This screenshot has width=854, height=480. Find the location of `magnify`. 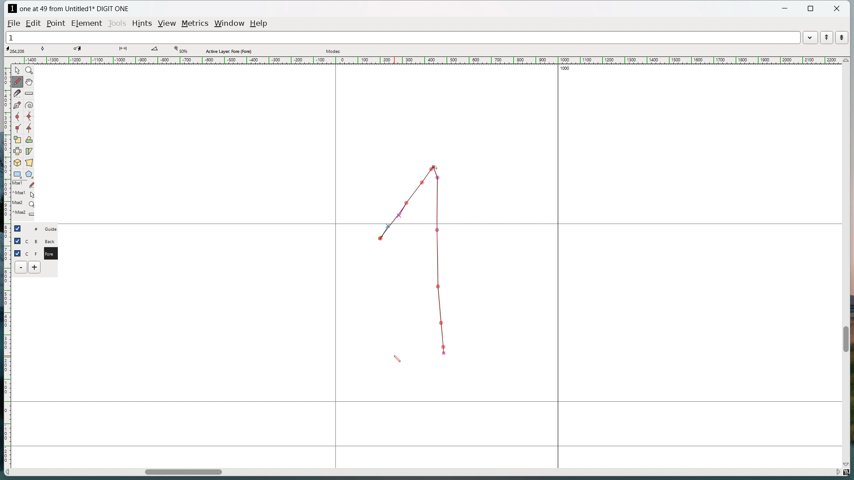

magnify is located at coordinates (29, 70).